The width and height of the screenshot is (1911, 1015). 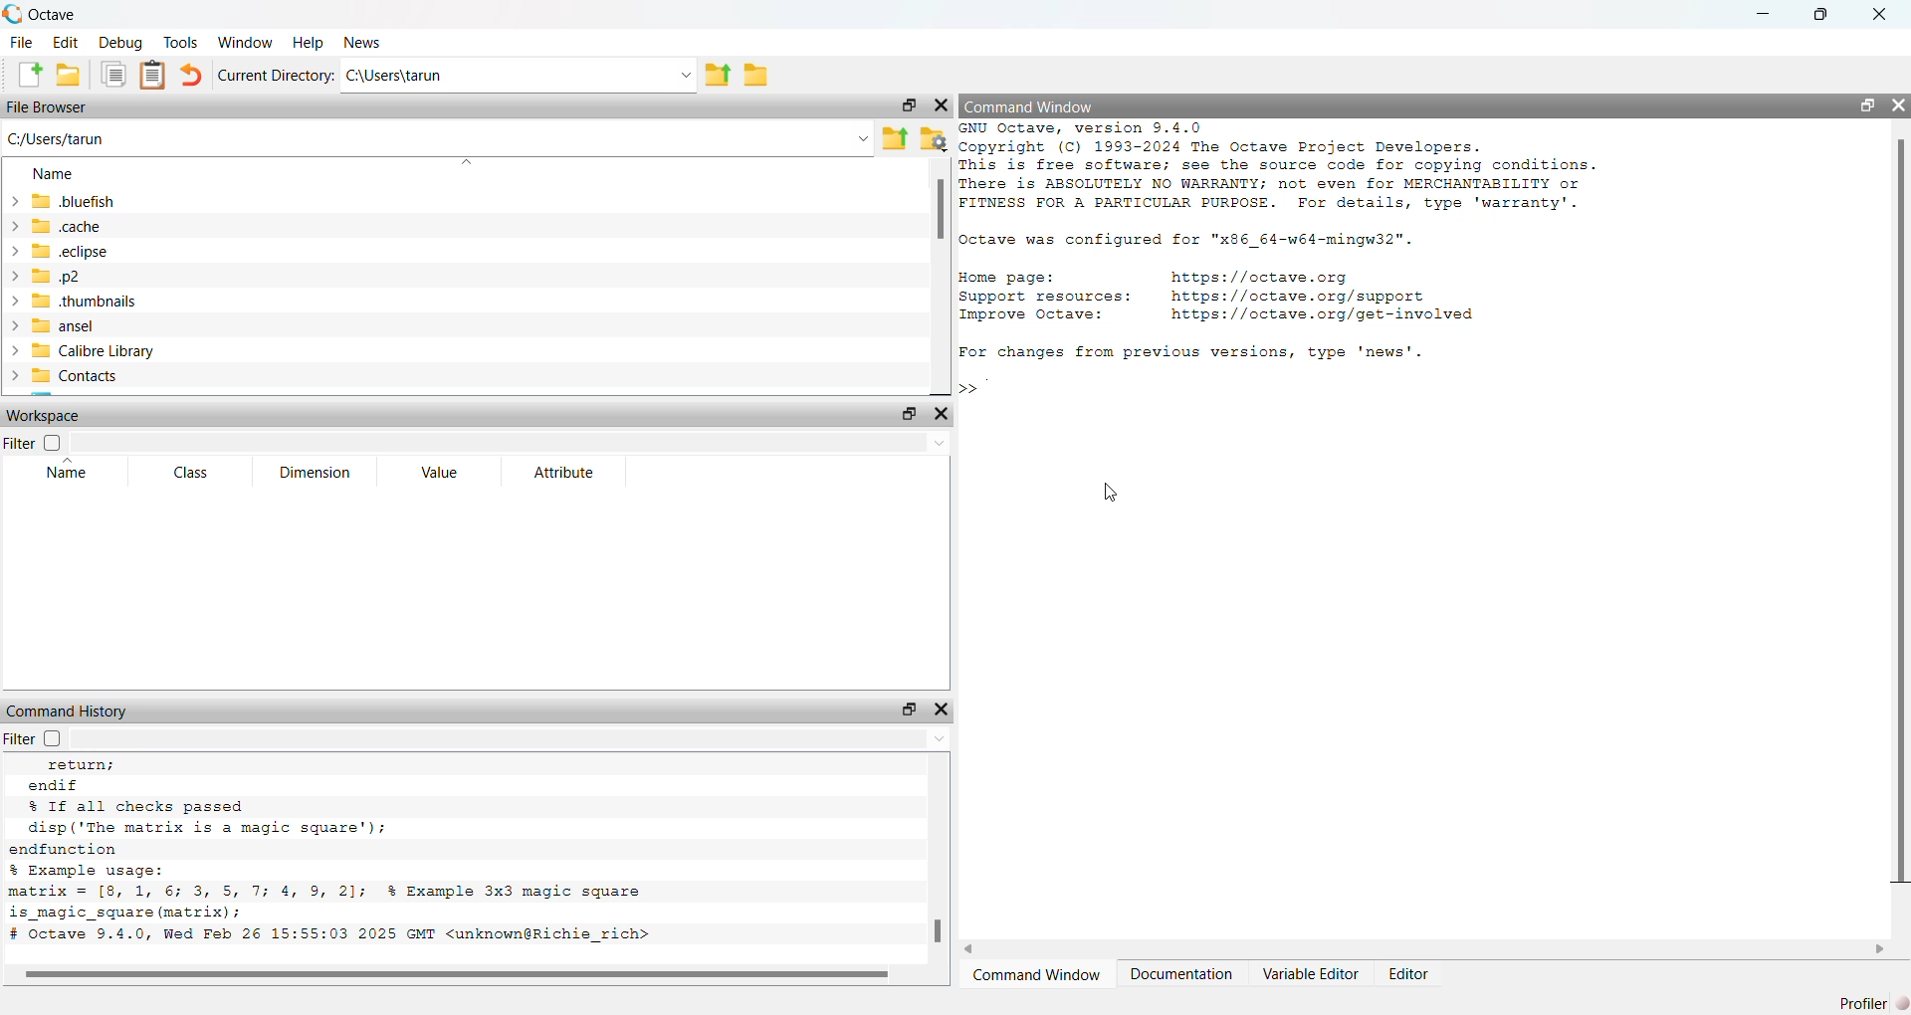 I want to click on dropdown, so click(x=939, y=737).